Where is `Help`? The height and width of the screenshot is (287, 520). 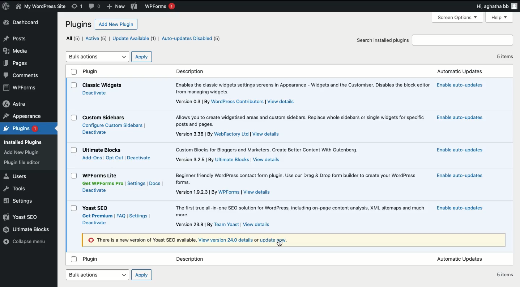
Help is located at coordinates (500, 17).